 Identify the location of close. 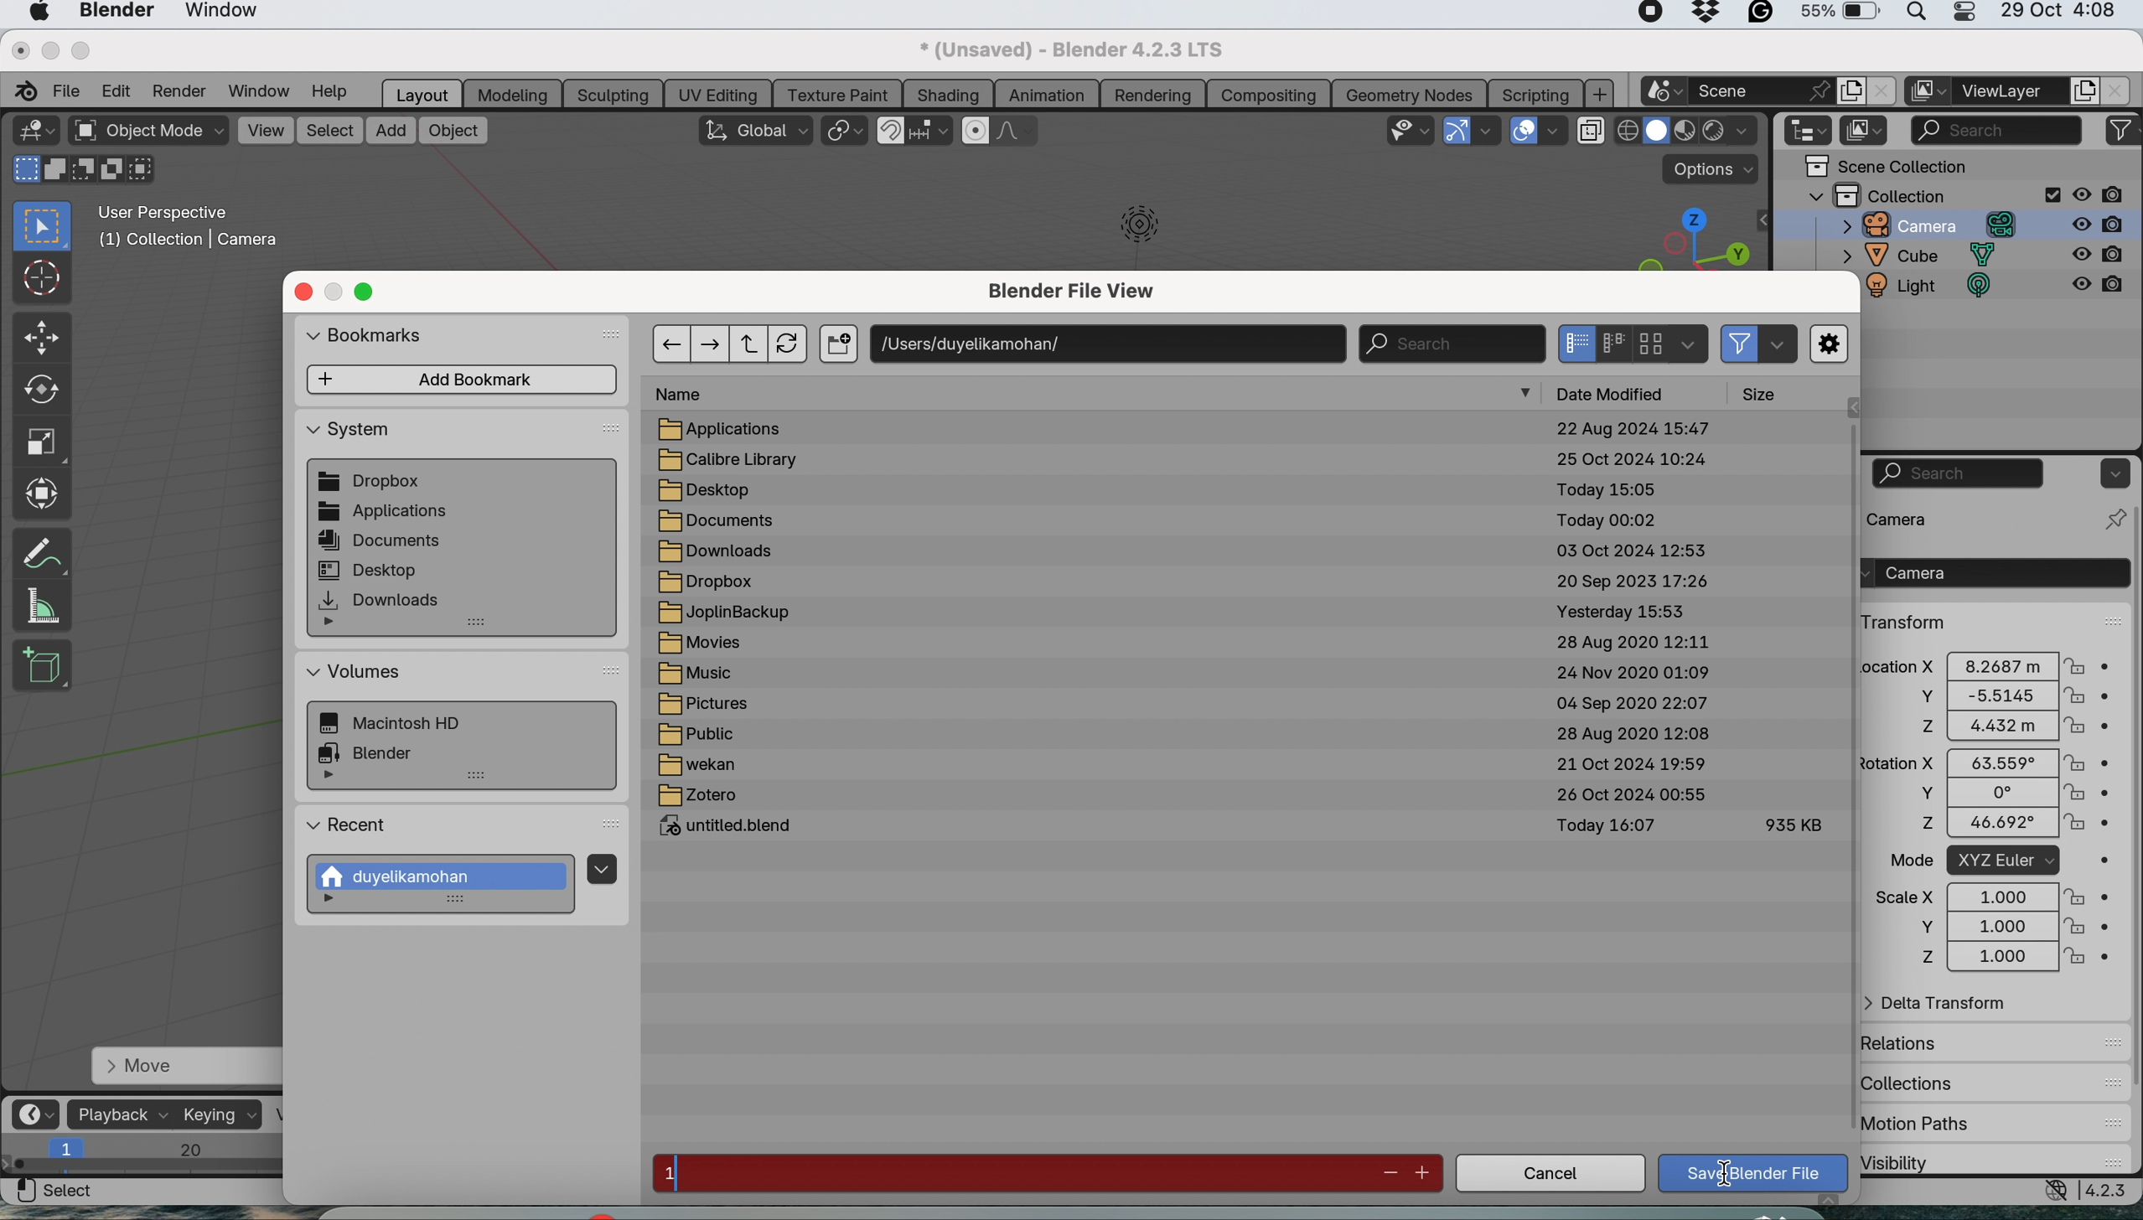
(2119, 90).